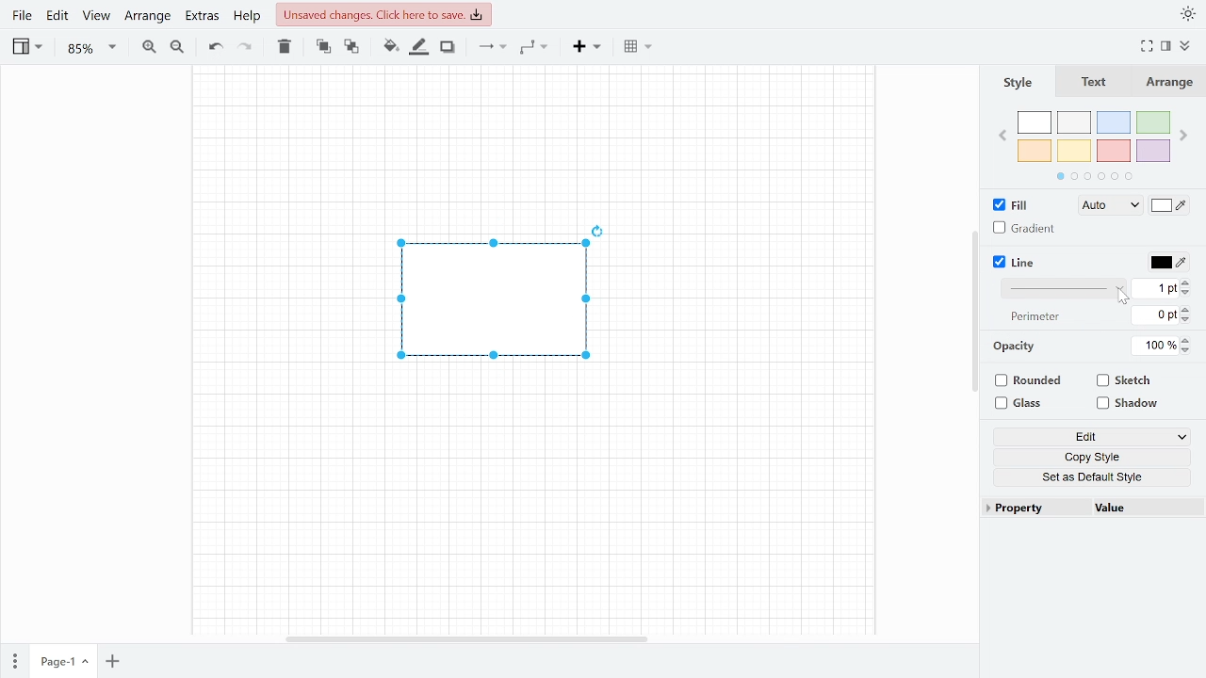 Image resolution: width=1206 pixels, height=678 pixels. What do you see at coordinates (1027, 229) in the screenshot?
I see `Gradient` at bounding box center [1027, 229].